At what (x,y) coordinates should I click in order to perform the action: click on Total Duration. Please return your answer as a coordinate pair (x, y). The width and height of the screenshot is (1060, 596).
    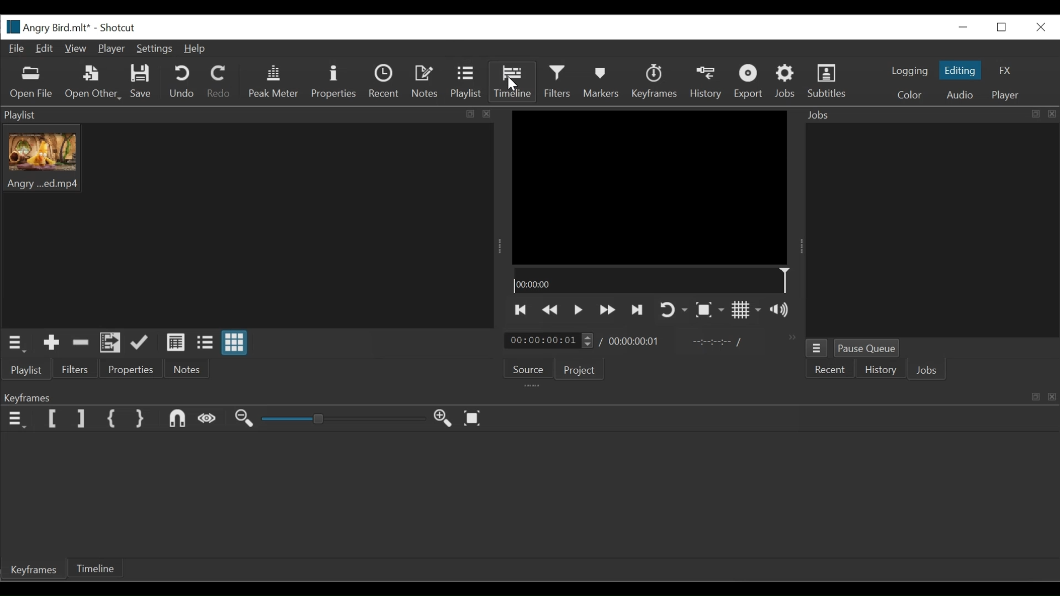
    Looking at the image, I should click on (637, 342).